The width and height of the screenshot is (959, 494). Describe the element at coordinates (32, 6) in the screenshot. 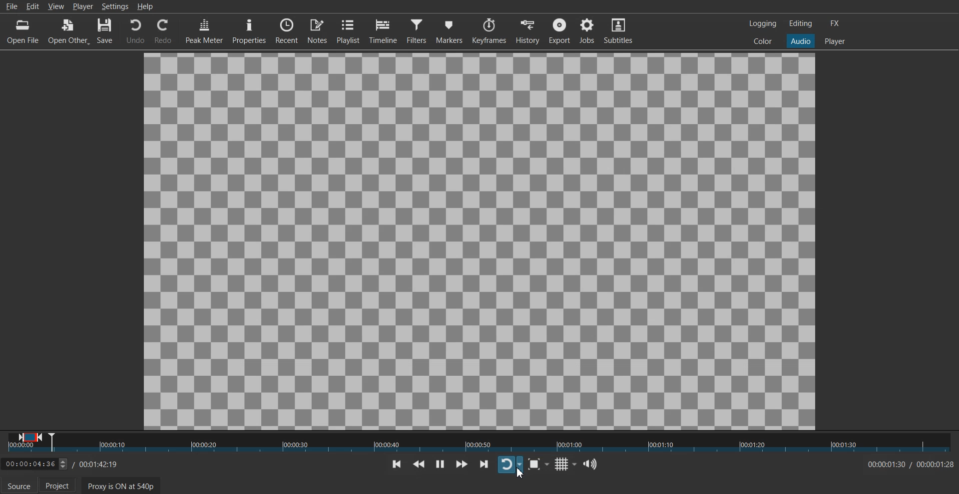

I see `Edit` at that location.